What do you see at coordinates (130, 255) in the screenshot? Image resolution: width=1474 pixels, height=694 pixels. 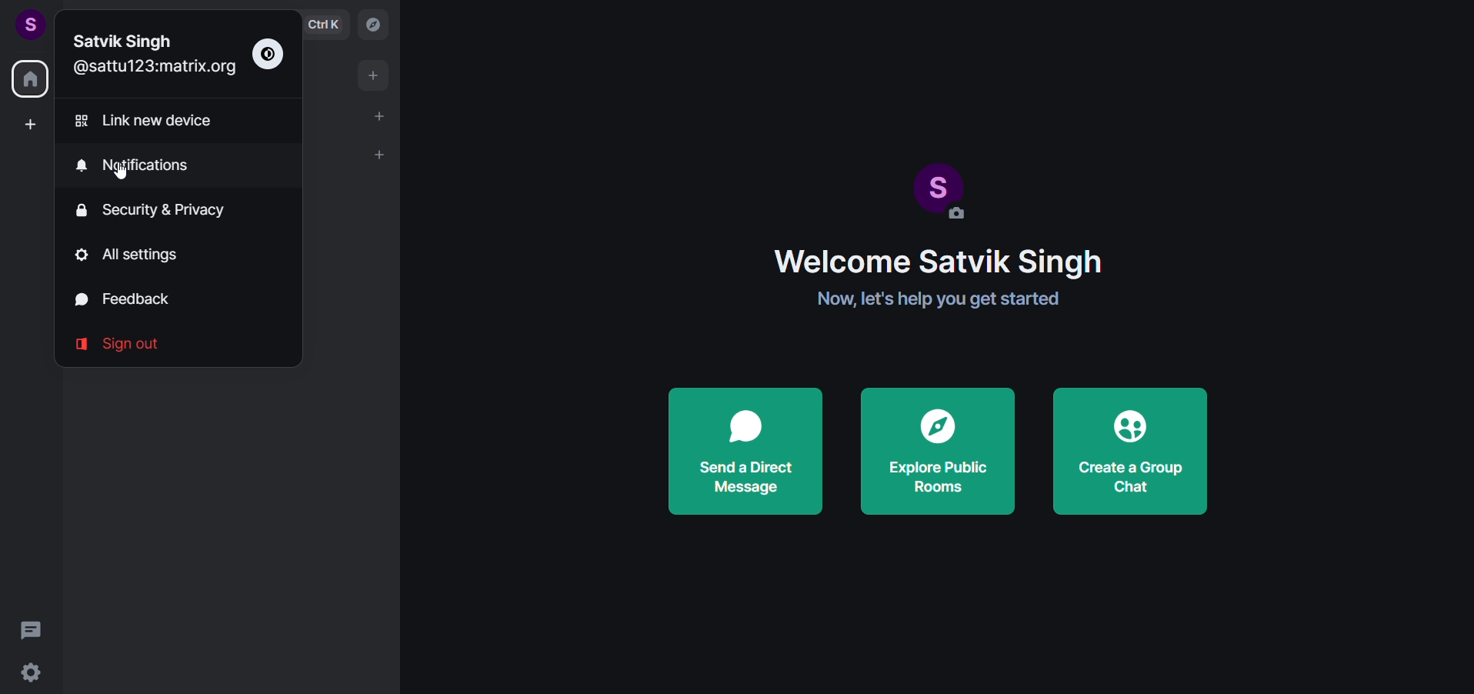 I see `all setting` at bounding box center [130, 255].